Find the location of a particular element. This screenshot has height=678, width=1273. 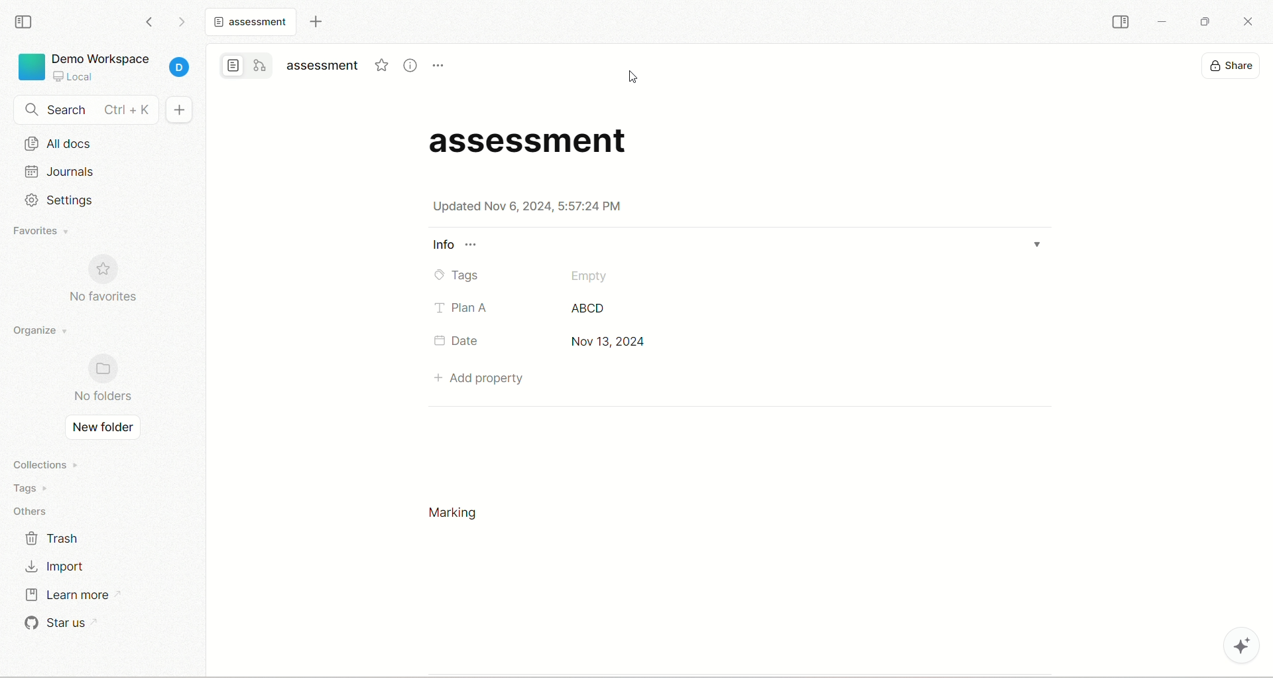

add property is located at coordinates (479, 375).